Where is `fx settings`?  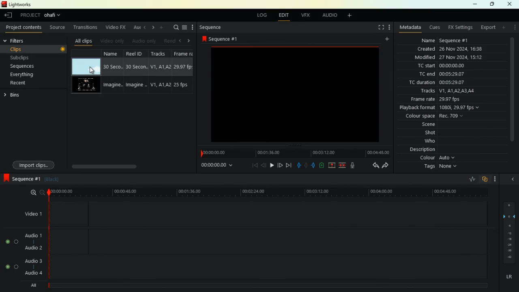 fx settings is located at coordinates (458, 28).